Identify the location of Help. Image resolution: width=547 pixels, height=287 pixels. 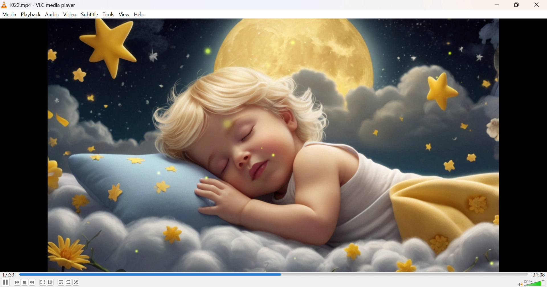
(140, 14).